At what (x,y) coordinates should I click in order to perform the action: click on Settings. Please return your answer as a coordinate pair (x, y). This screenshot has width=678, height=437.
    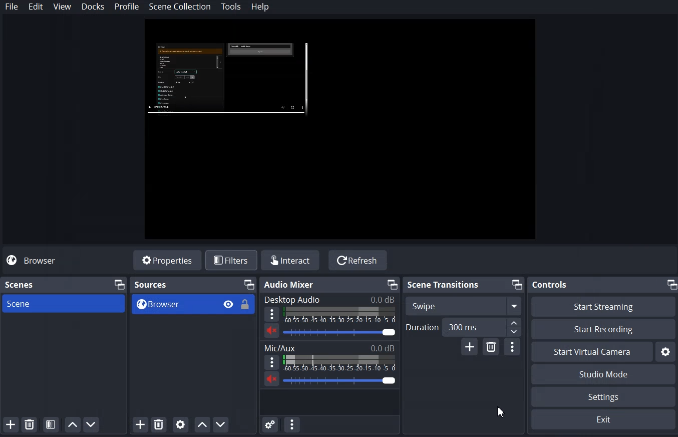
    Looking at the image, I should click on (604, 396).